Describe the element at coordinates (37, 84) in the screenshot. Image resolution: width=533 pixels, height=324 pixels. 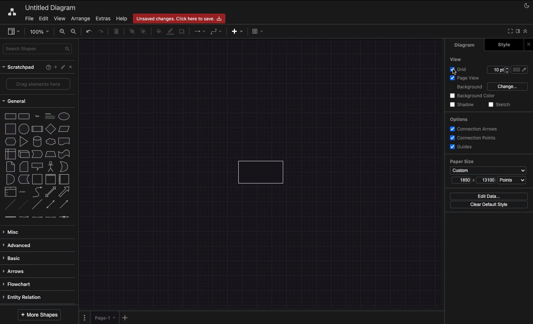
I see `Drag elements here` at that location.